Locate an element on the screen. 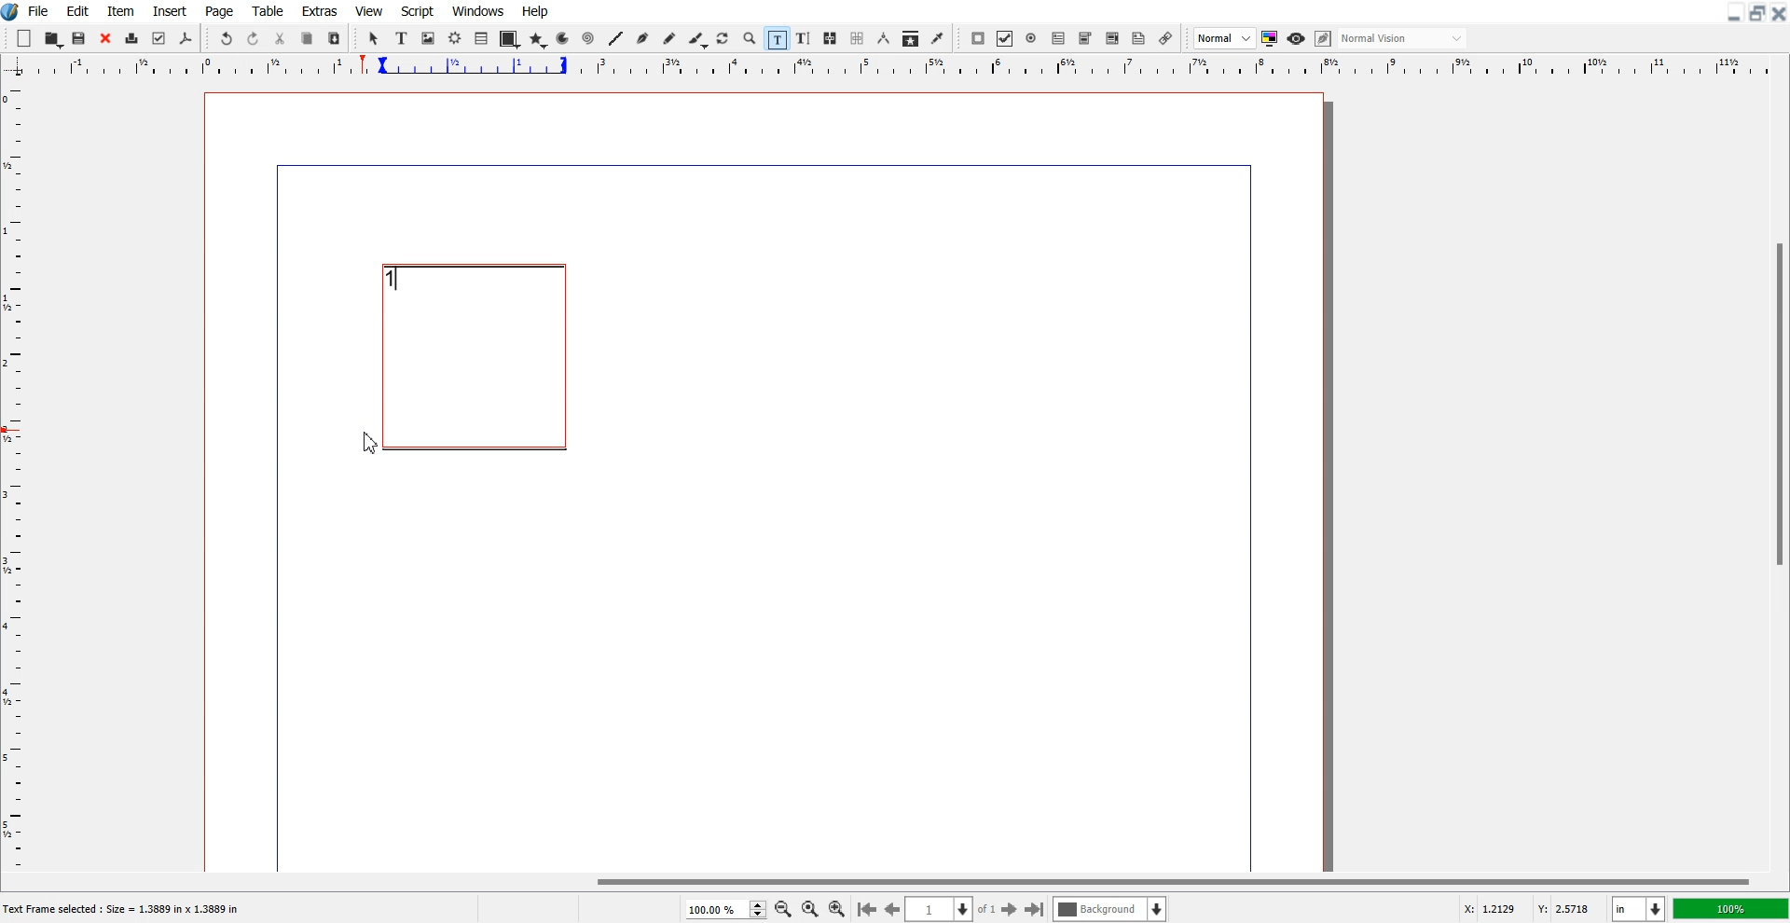  PDF Text field is located at coordinates (1085, 39).